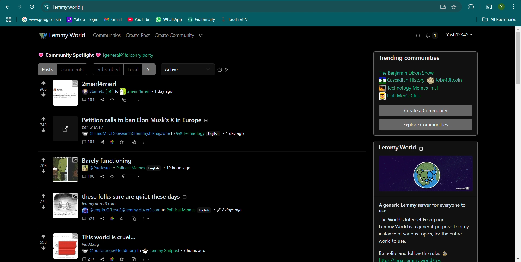  Describe the element at coordinates (73, 69) in the screenshot. I see `Comments` at that location.